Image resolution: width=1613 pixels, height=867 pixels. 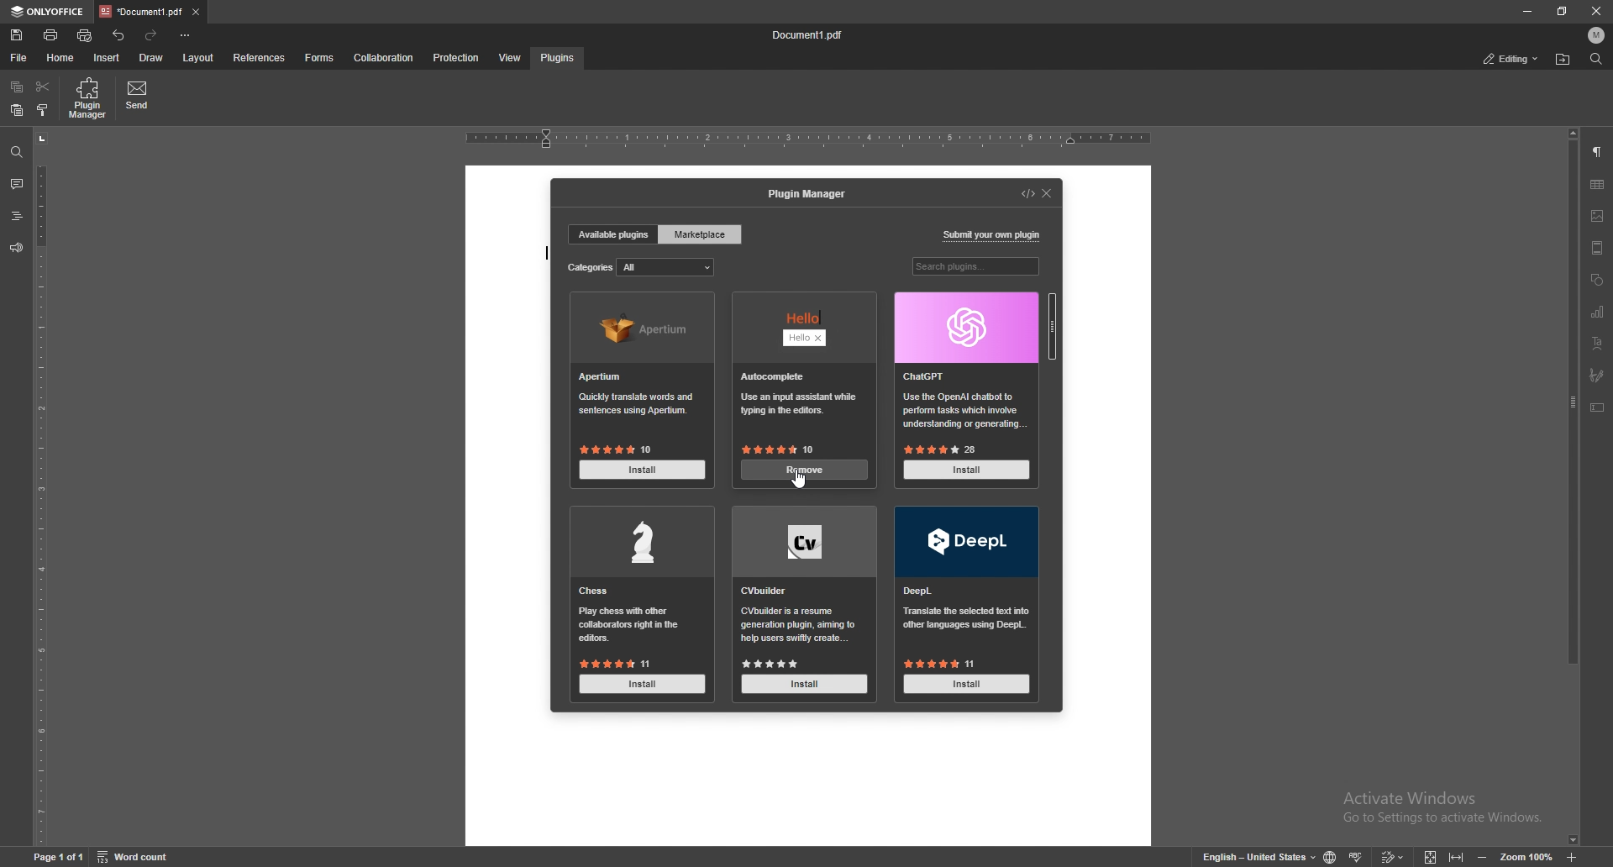 I want to click on find, so click(x=1595, y=60).